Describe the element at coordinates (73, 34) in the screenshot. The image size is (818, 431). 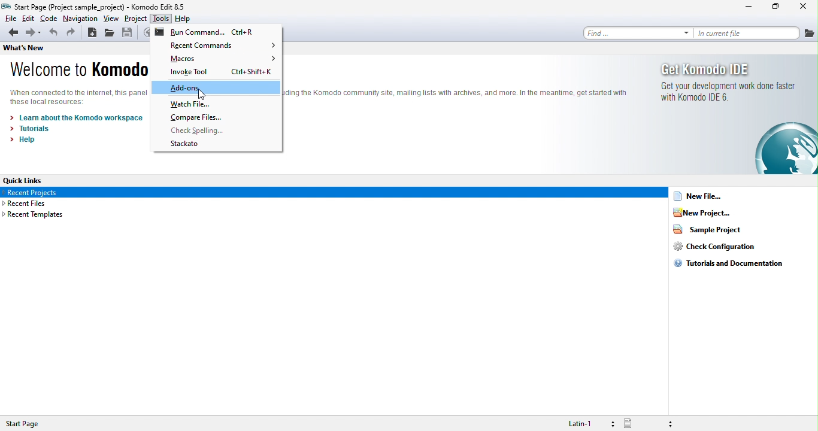
I see `redo` at that location.